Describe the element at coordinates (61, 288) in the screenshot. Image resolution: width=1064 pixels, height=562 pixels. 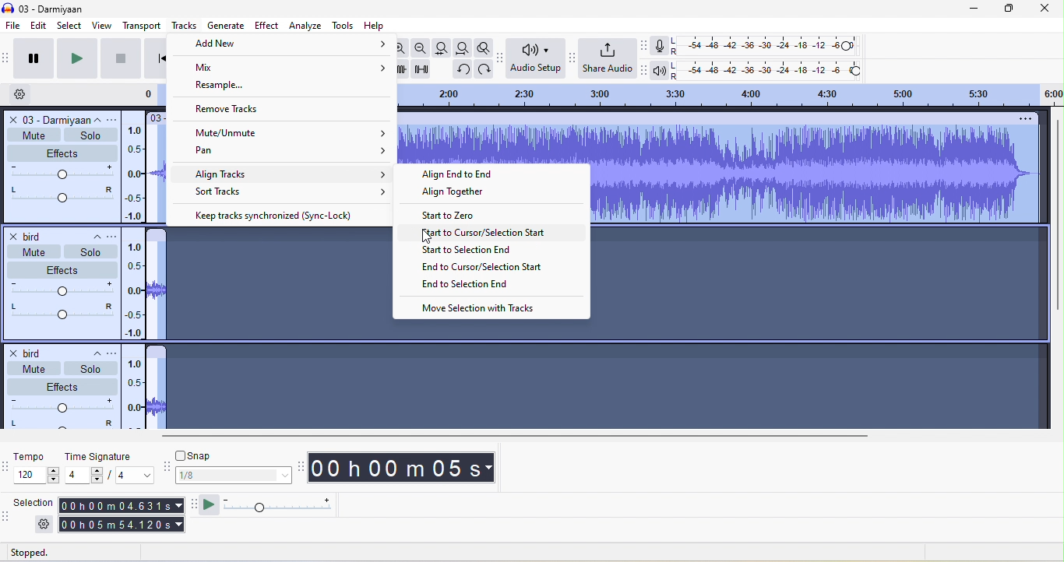
I see `volume` at that location.